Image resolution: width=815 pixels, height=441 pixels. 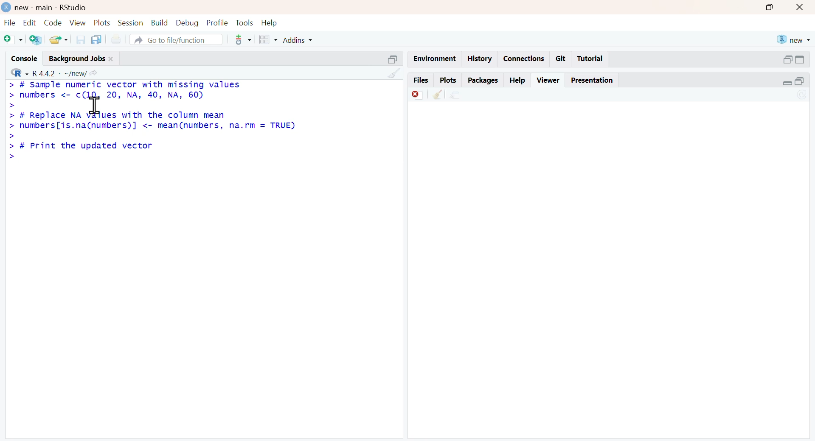 I want to click on enviornment, so click(x=436, y=59).